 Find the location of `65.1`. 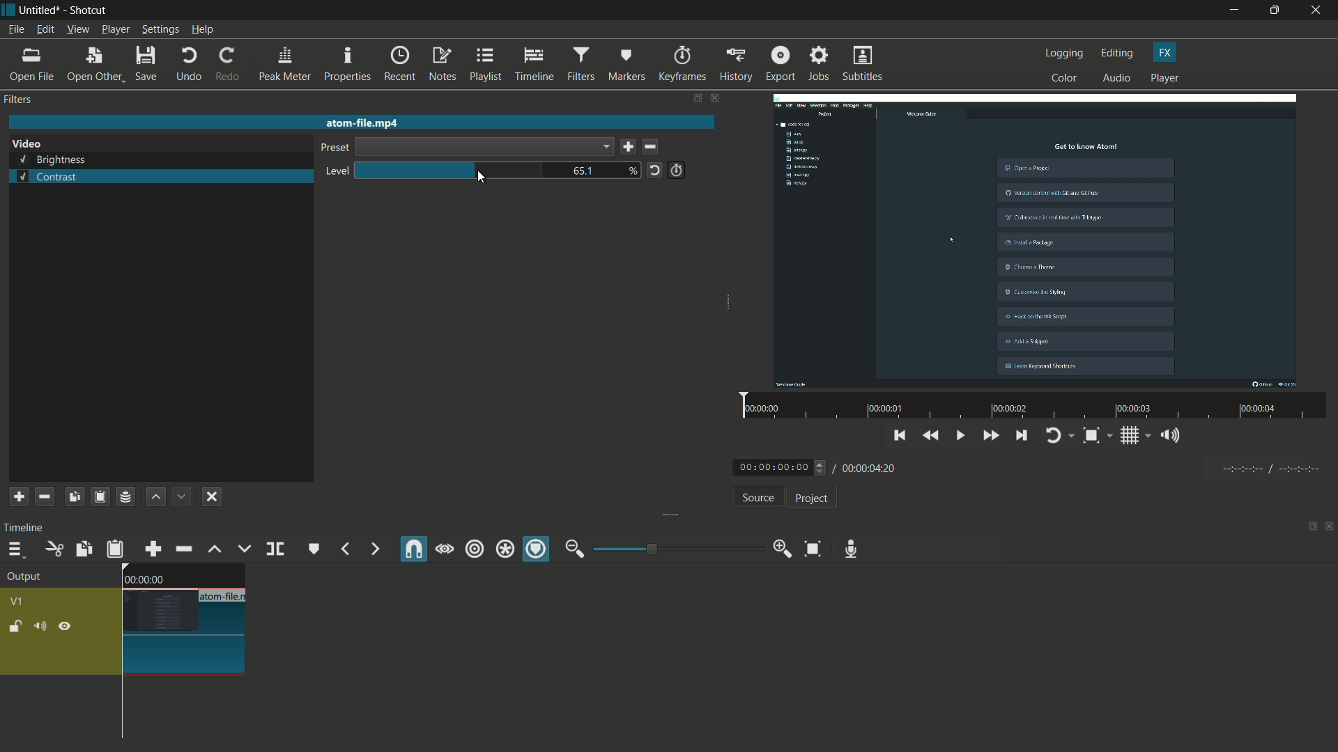

65.1 is located at coordinates (586, 171).